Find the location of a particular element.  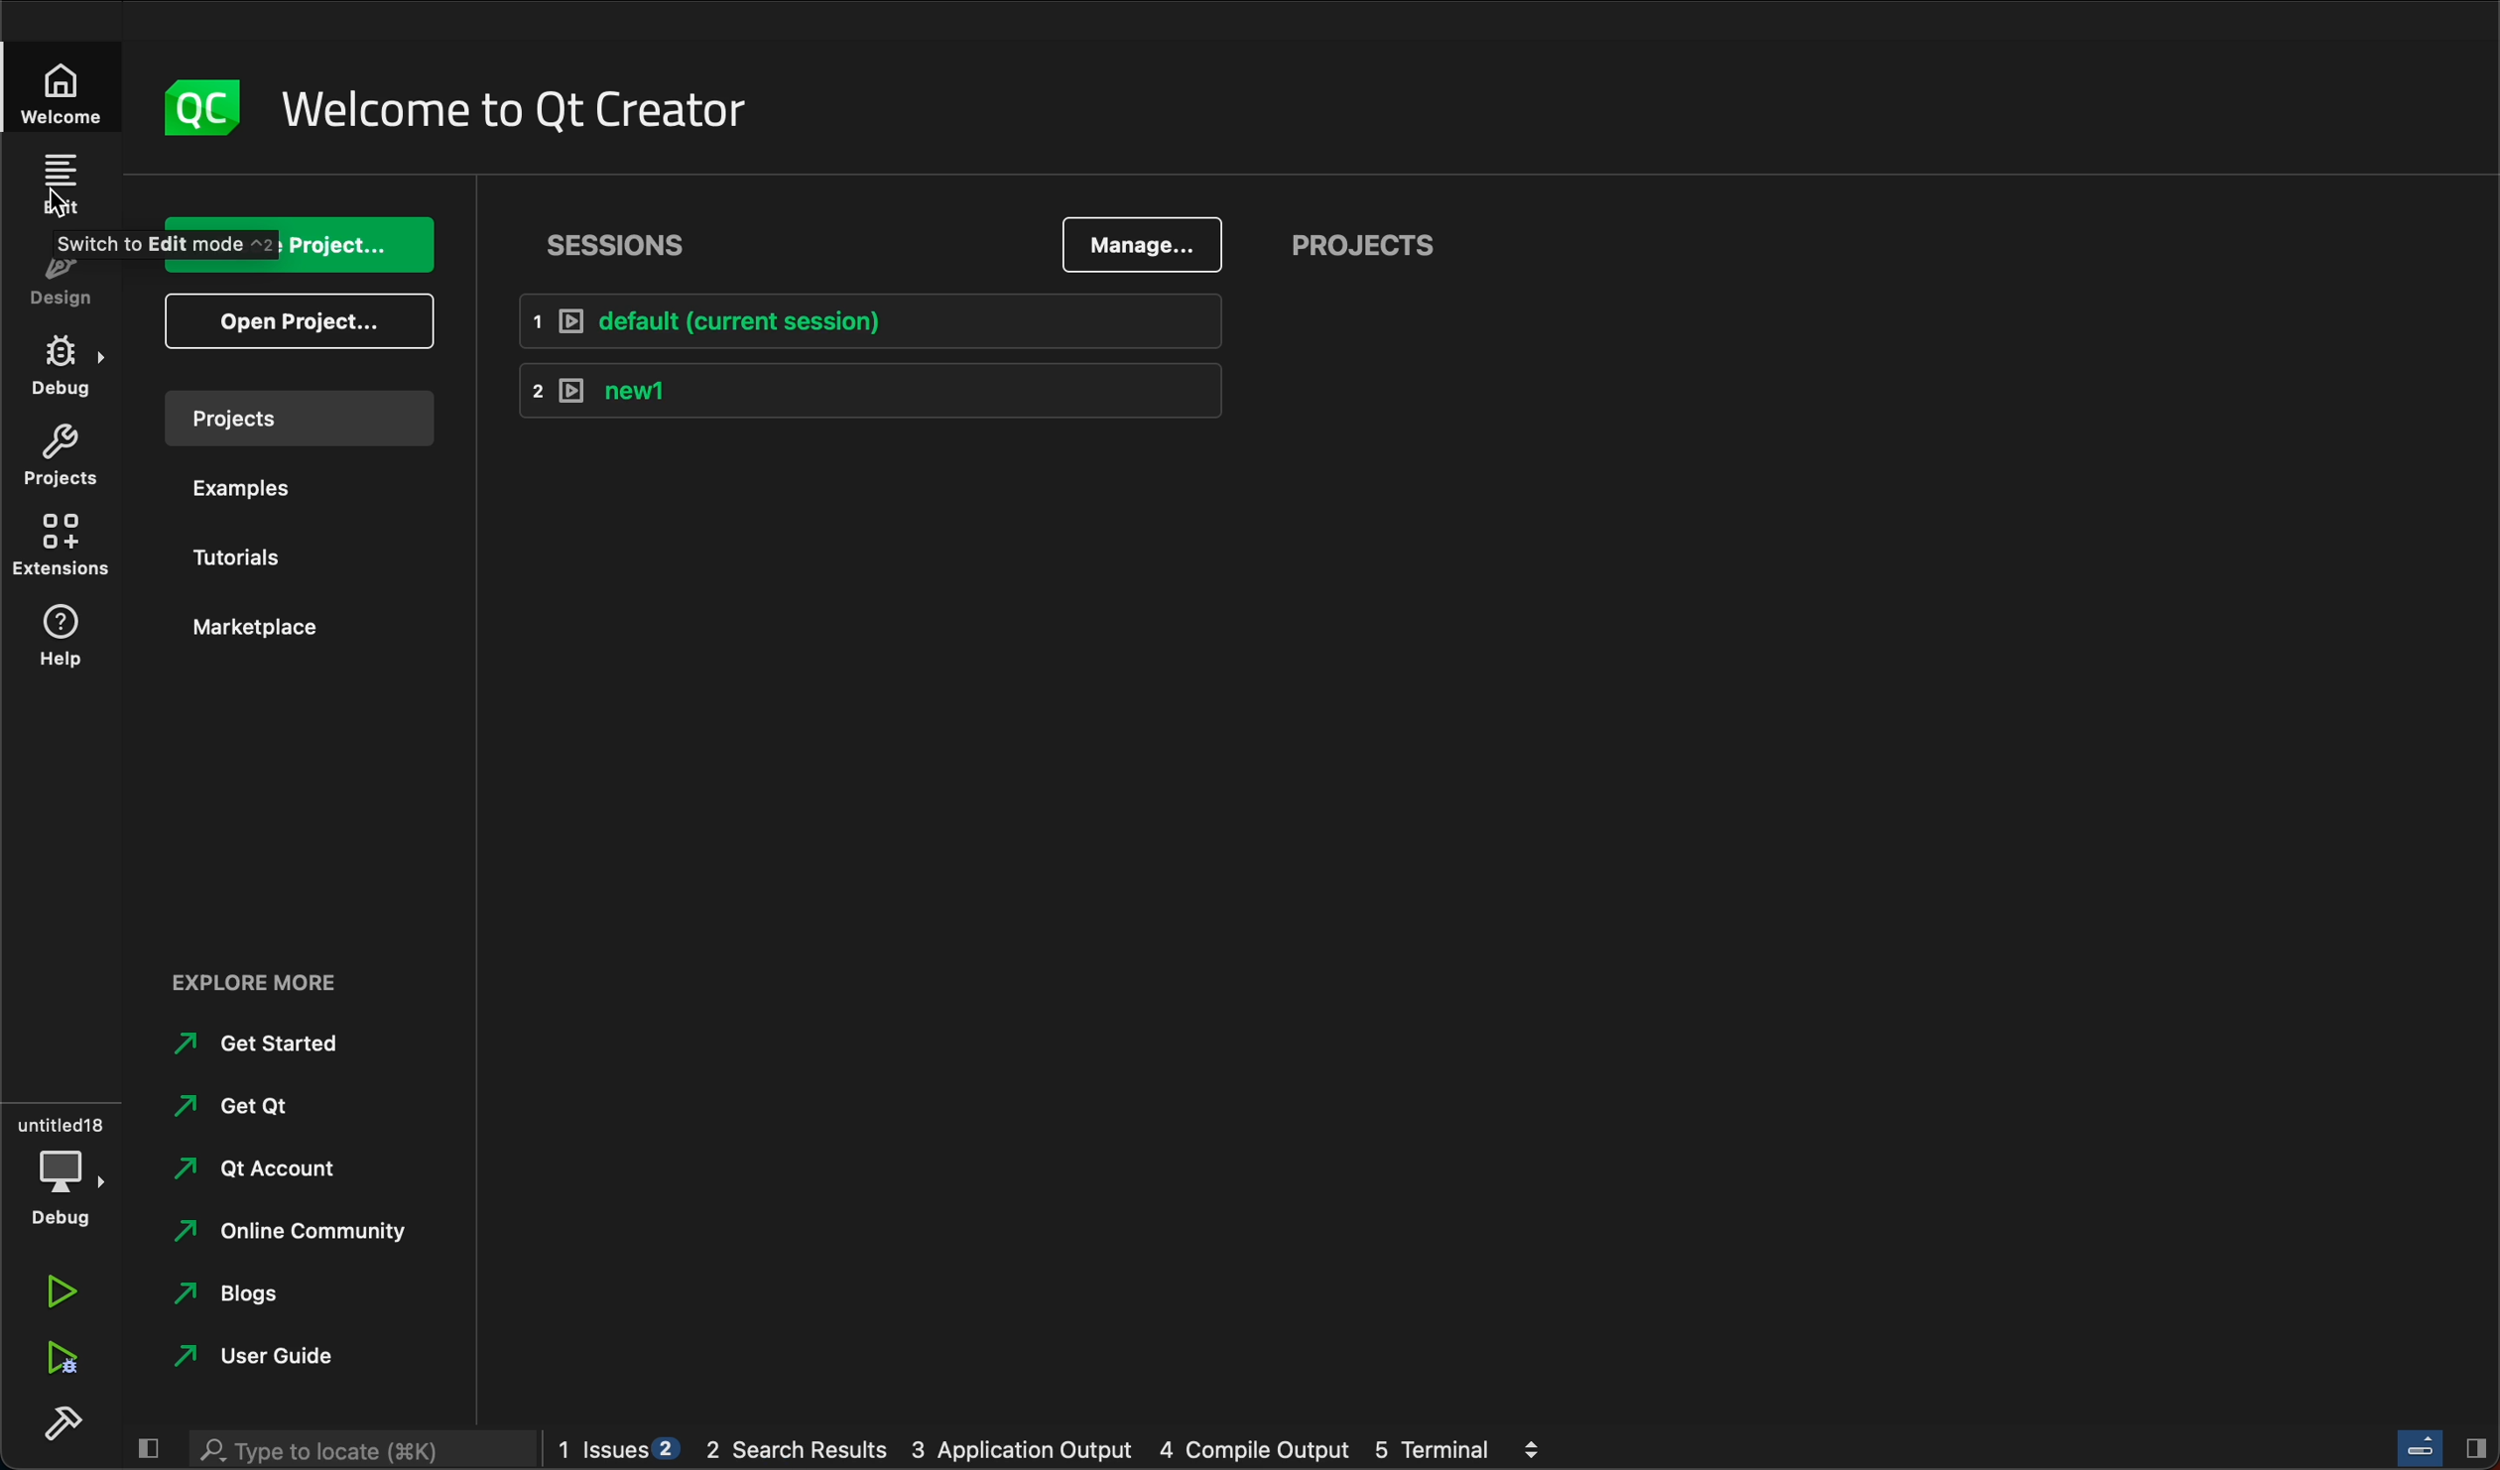

online is located at coordinates (303, 1229).